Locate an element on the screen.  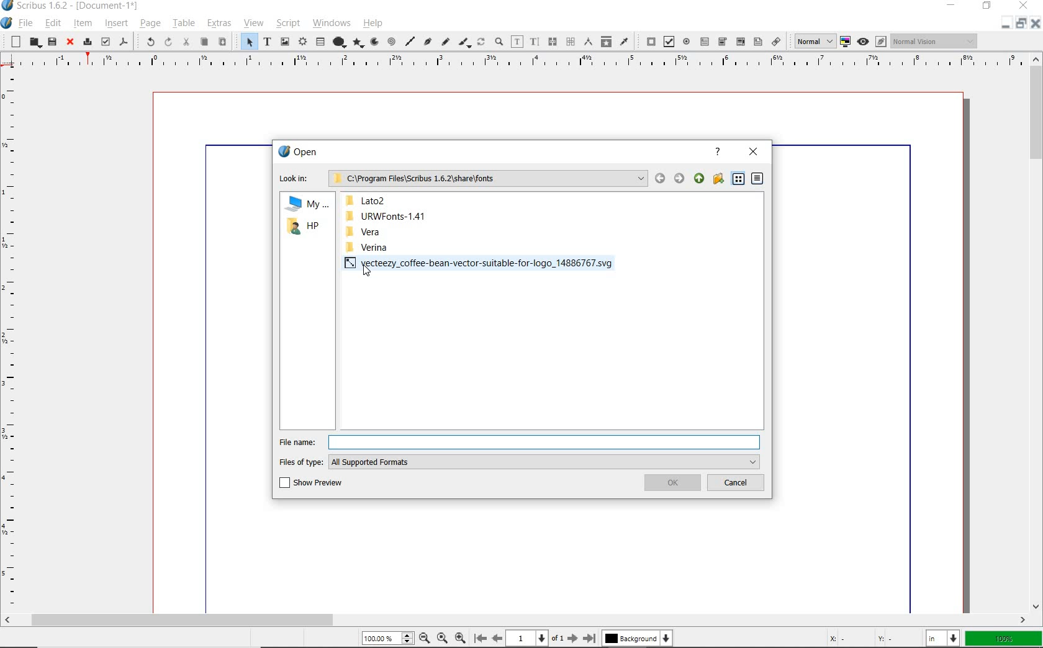
pdf text field is located at coordinates (705, 41).